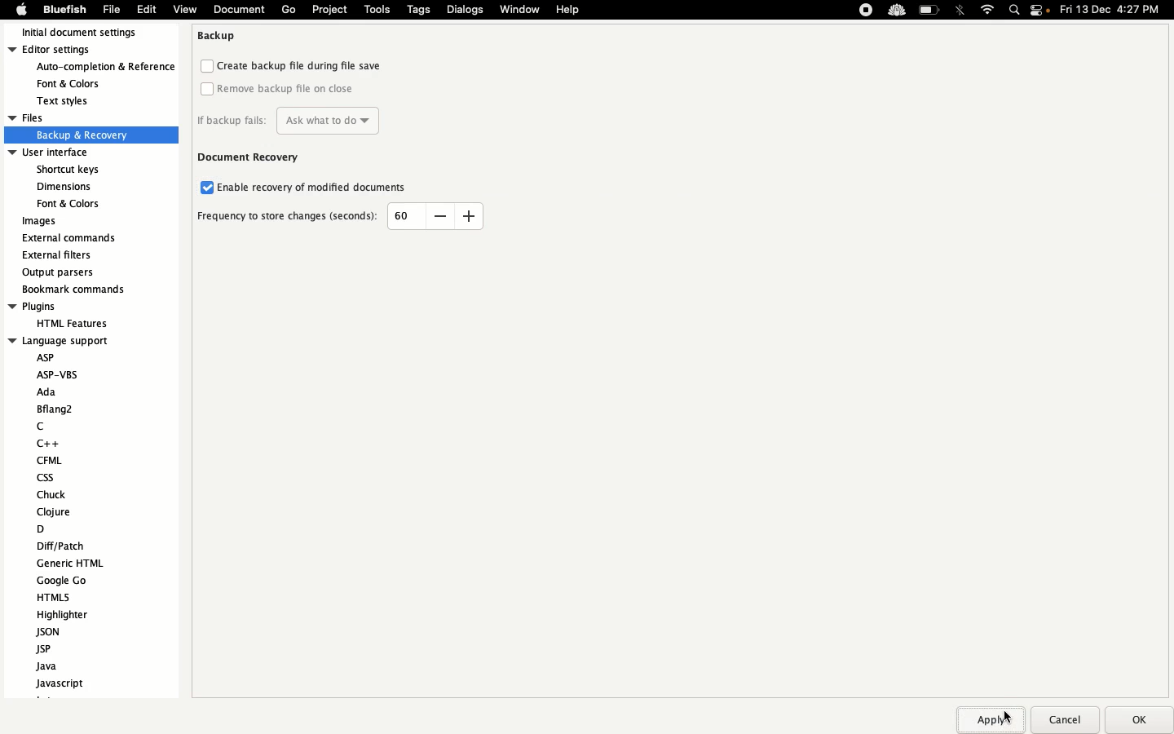  Describe the element at coordinates (289, 10) in the screenshot. I see `Go` at that location.